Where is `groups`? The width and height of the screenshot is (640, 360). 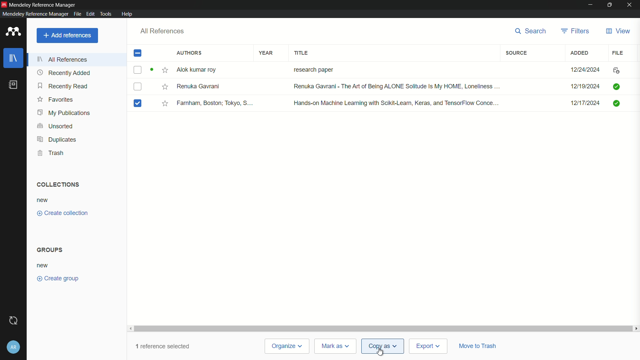
groups is located at coordinates (50, 250).